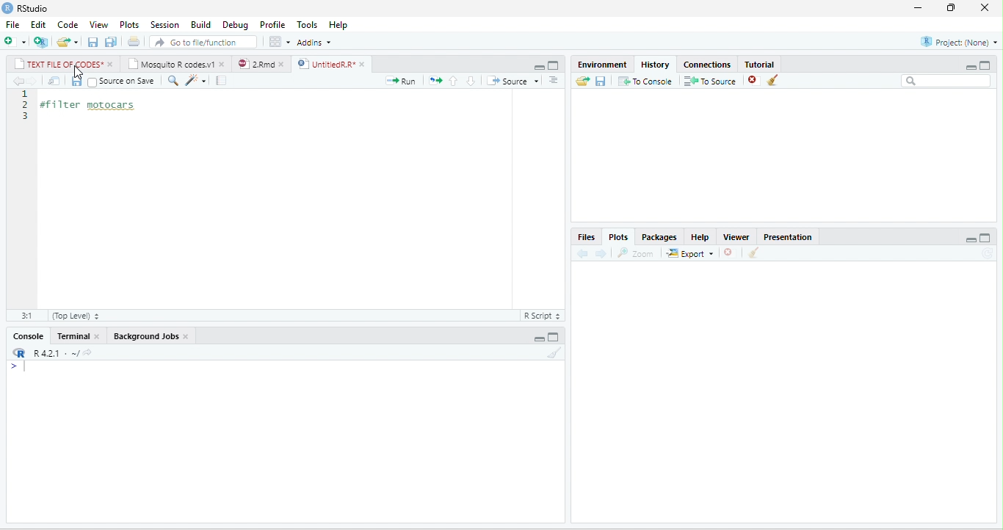 This screenshot has width=1003, height=530. What do you see at coordinates (645, 81) in the screenshot?
I see `To console` at bounding box center [645, 81].